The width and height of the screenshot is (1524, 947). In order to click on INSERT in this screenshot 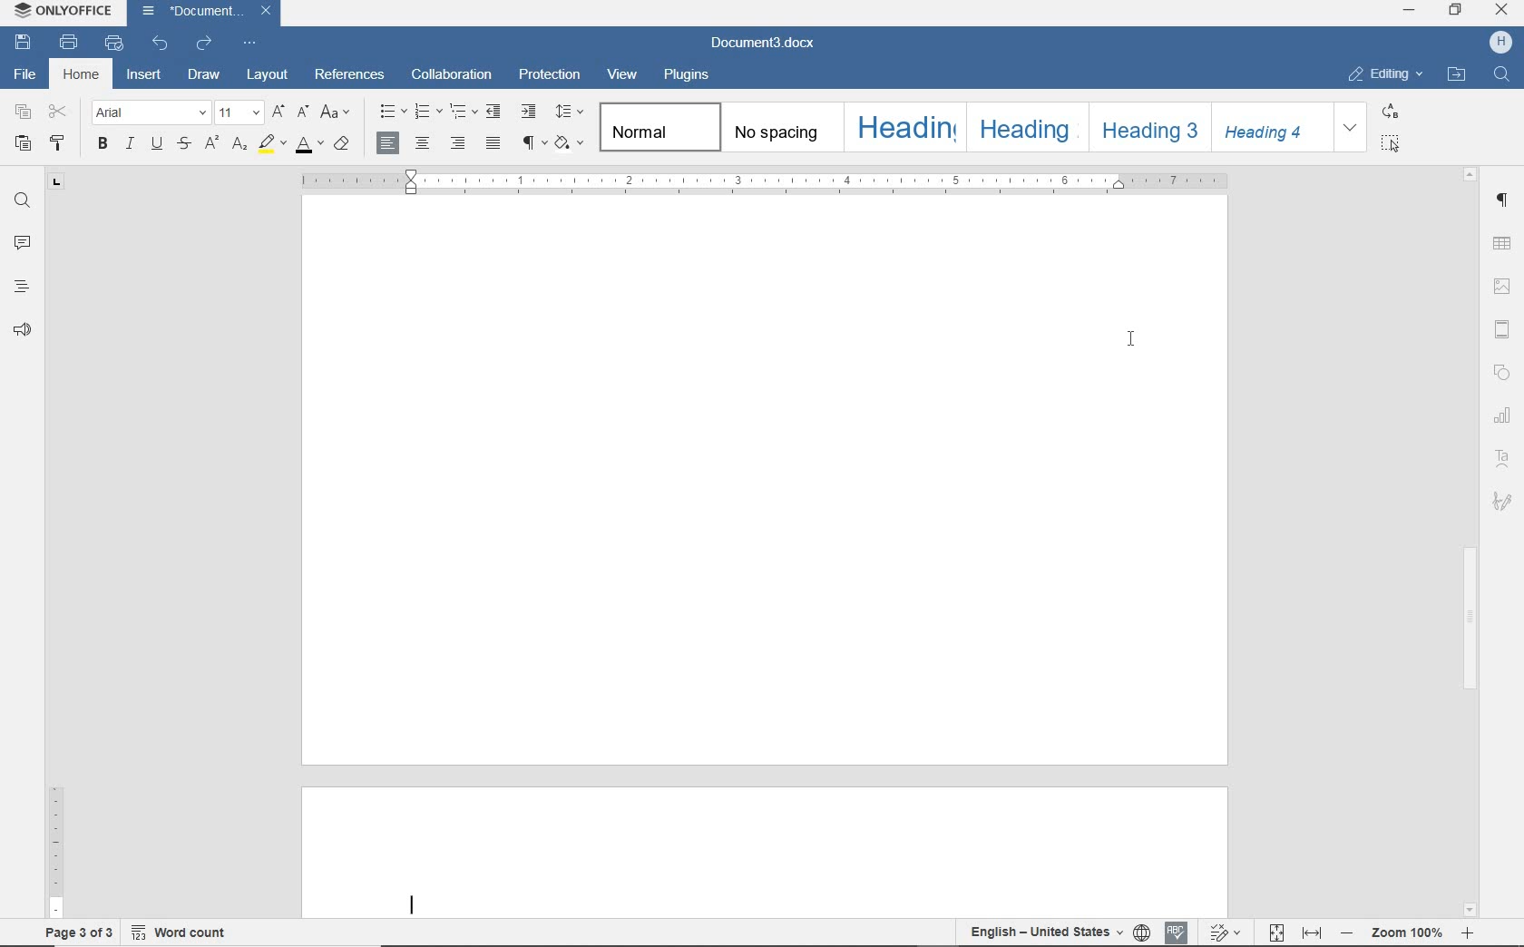, I will do `click(145, 77)`.